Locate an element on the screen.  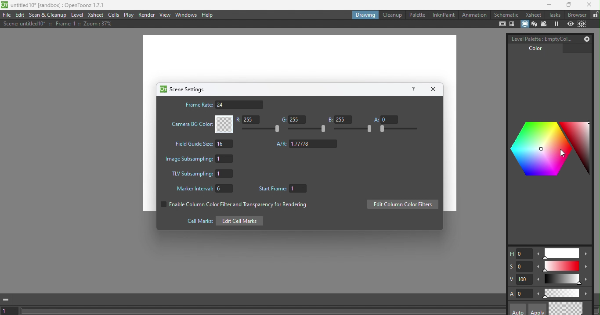
cursor is located at coordinates (564, 153).